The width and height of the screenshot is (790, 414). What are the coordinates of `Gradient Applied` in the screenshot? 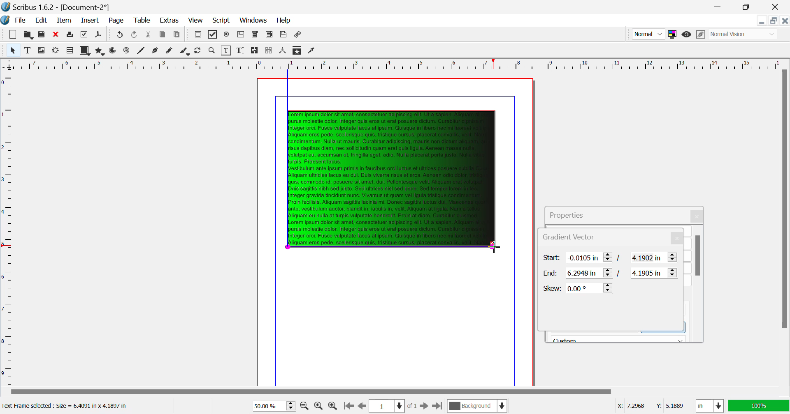 It's located at (393, 179).